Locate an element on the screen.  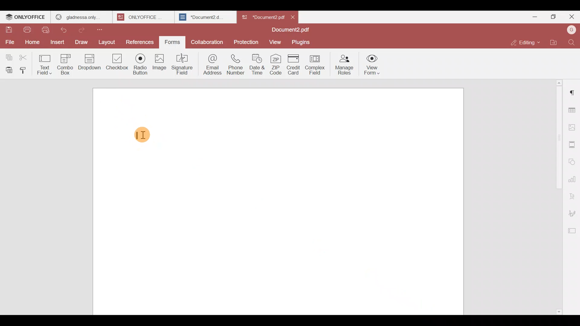
Text Art settings is located at coordinates (573, 195).